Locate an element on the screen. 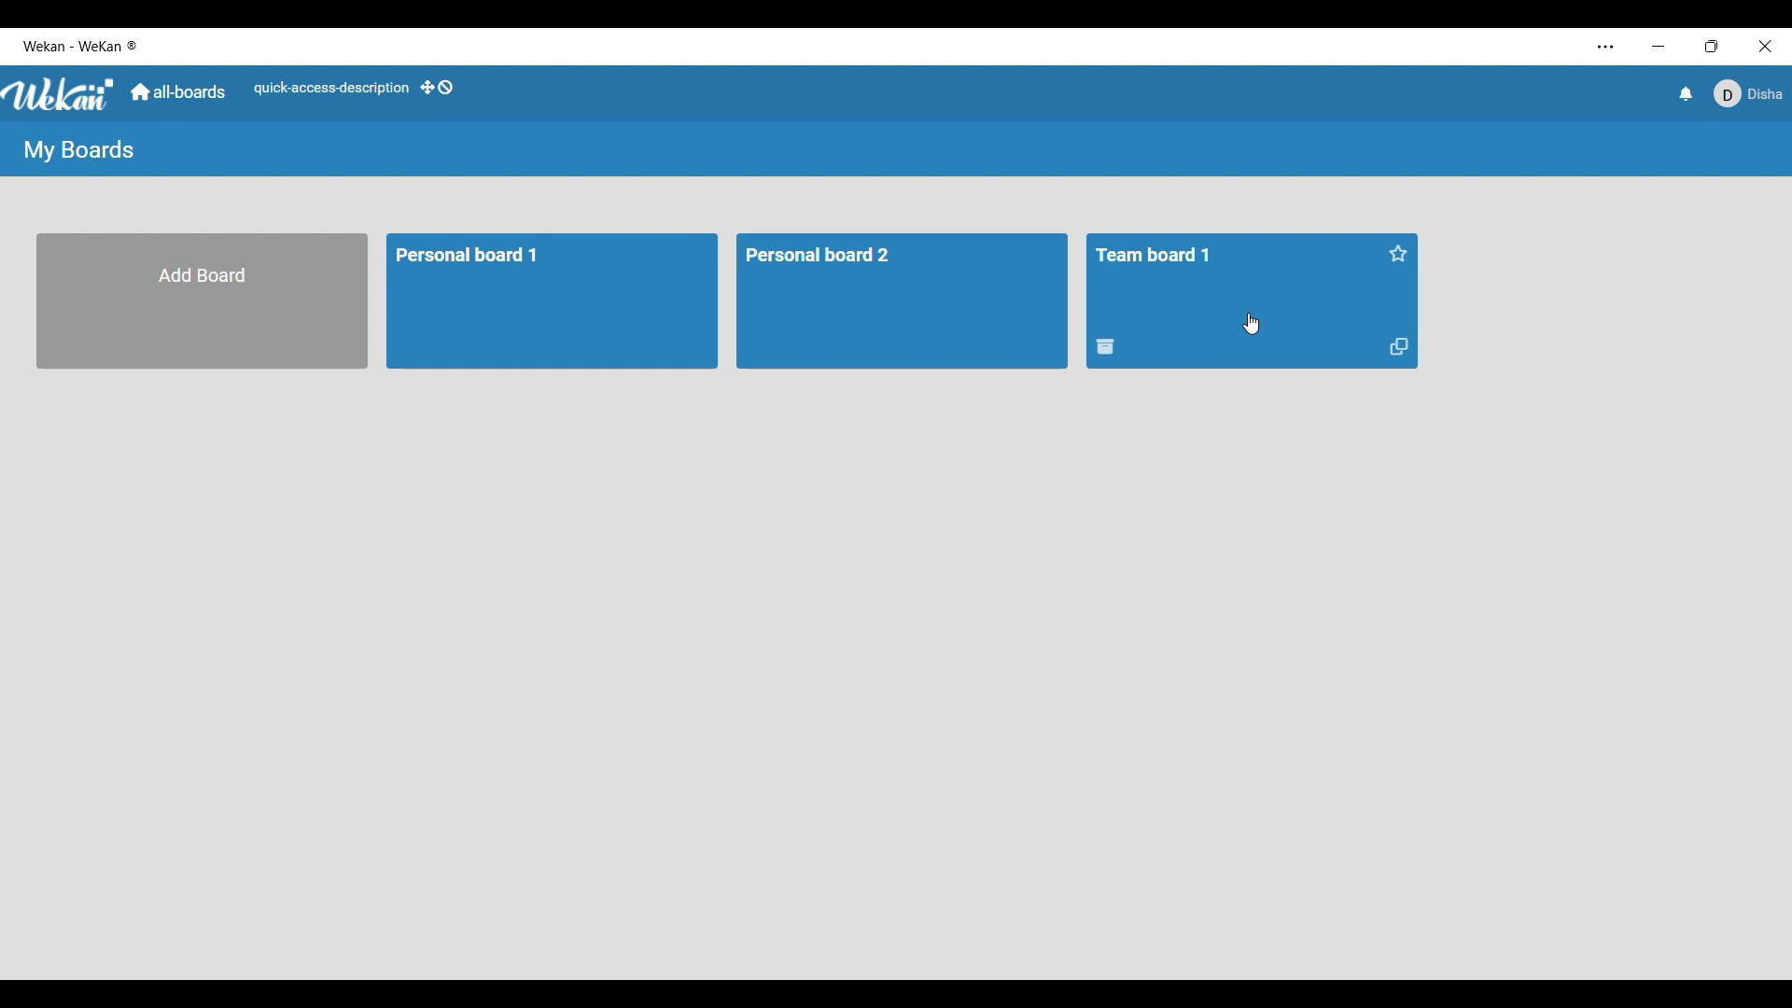  Main dashboard is located at coordinates (178, 91).